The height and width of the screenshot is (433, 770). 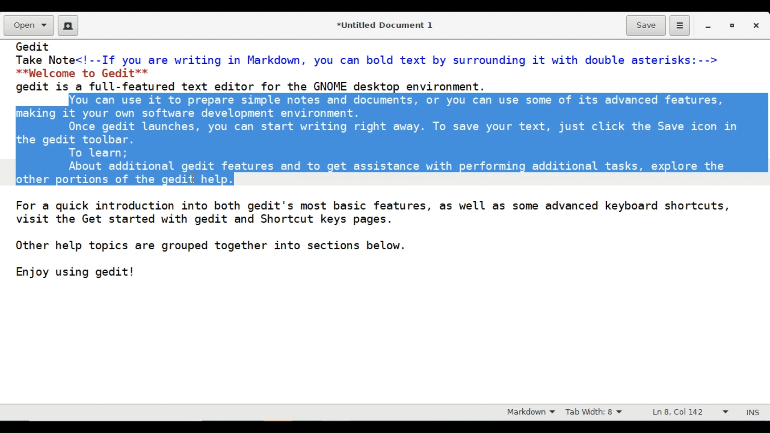 What do you see at coordinates (385, 222) in the screenshot?
I see `Gedit Take Note<!--If you are writing in Markdown, you can bold text by surrounding it with double asterisks:--> **Welcome to Gedit** gedit is a full-featured text editor for the GNOME desktop environment. You can use it to prepare simple notes and documents, or you can use some of its advanced features, making it your own software development environment` at bounding box center [385, 222].